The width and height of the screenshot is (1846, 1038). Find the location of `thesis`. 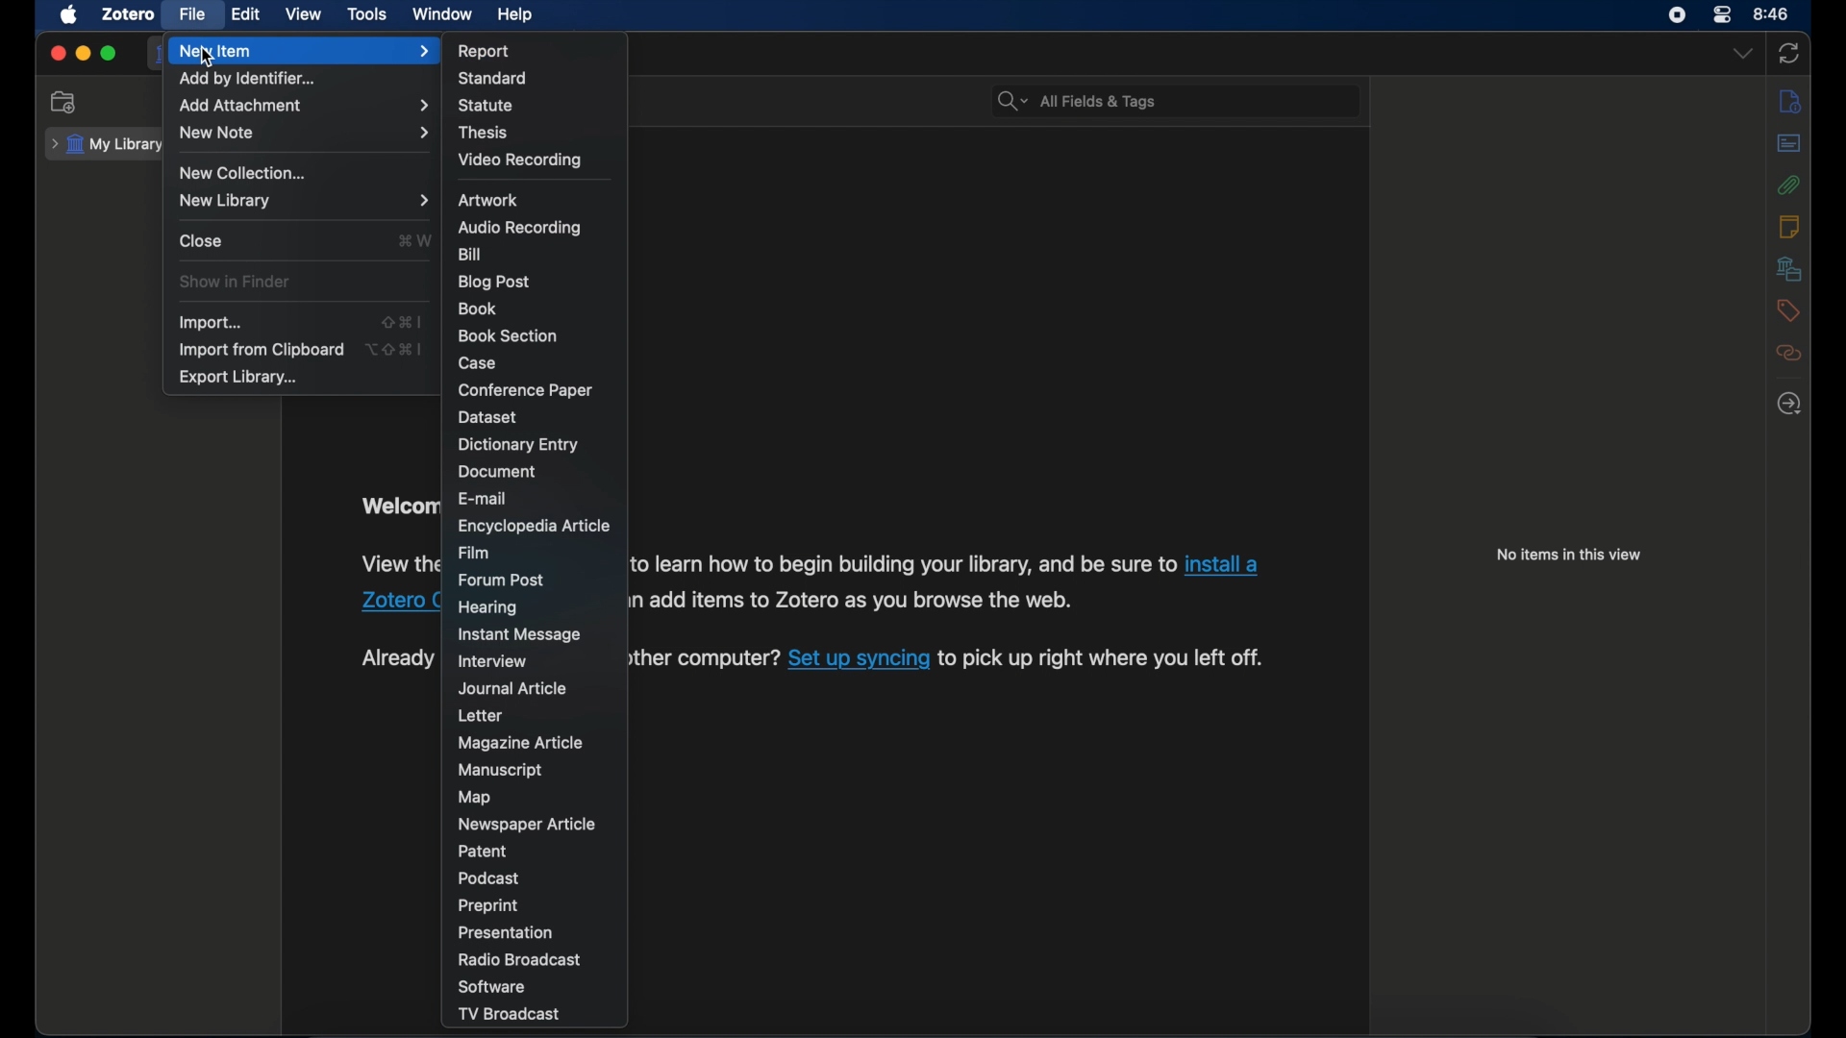

thesis is located at coordinates (484, 133).